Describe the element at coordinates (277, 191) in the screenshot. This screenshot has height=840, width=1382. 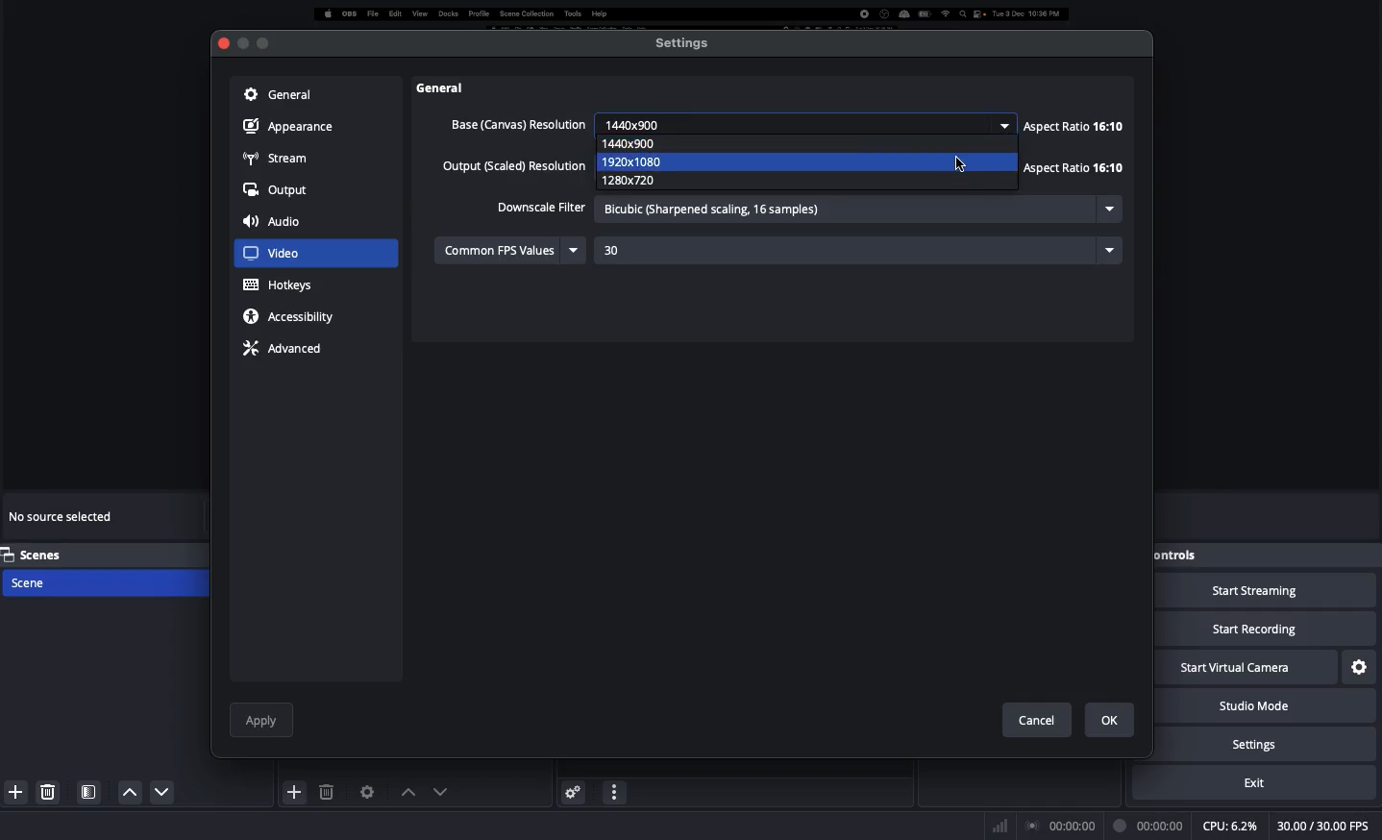
I see `Output` at that location.